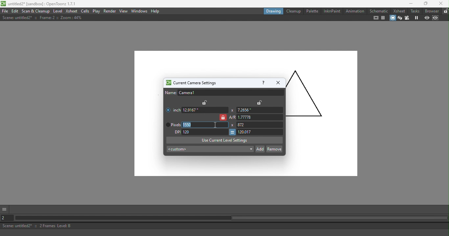  I want to click on Field guide, so click(383, 18).